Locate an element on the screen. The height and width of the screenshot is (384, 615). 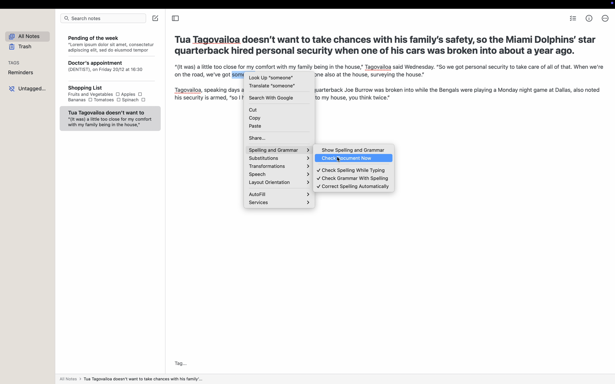
copy is located at coordinates (280, 118).